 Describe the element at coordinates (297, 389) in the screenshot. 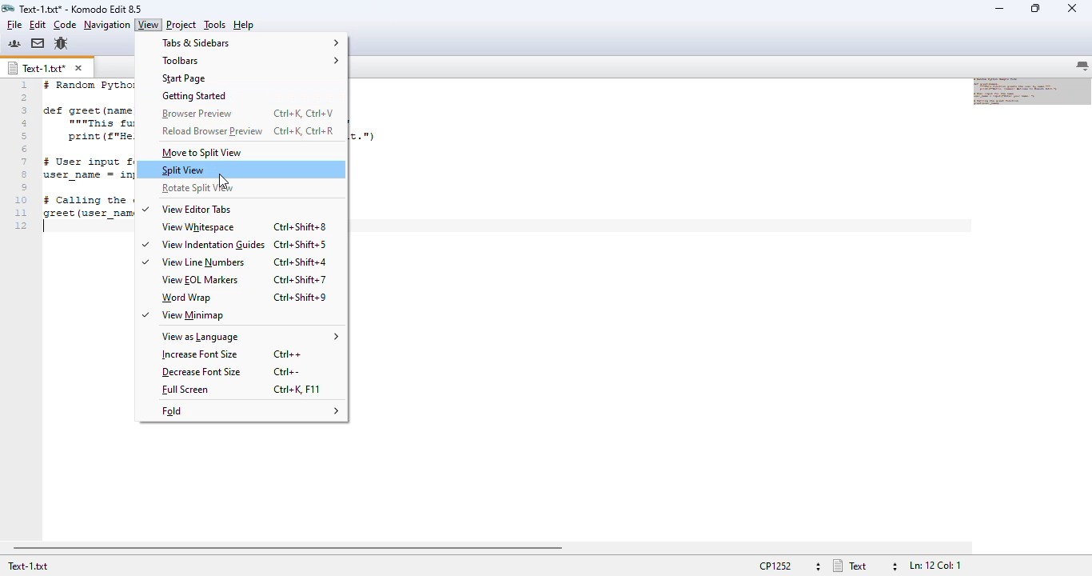

I see `shortcut for full screen` at that location.